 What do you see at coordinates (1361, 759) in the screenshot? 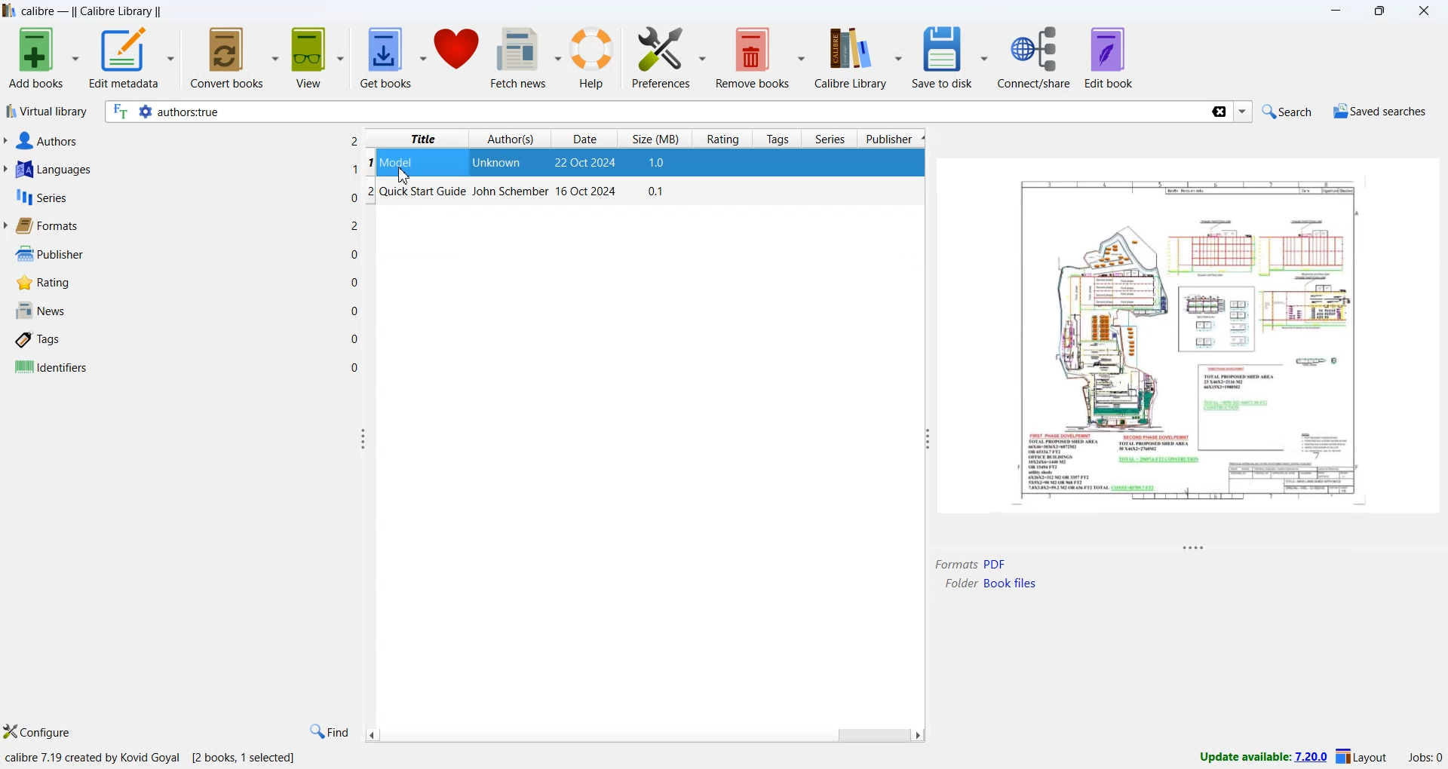
I see `change layout` at bounding box center [1361, 759].